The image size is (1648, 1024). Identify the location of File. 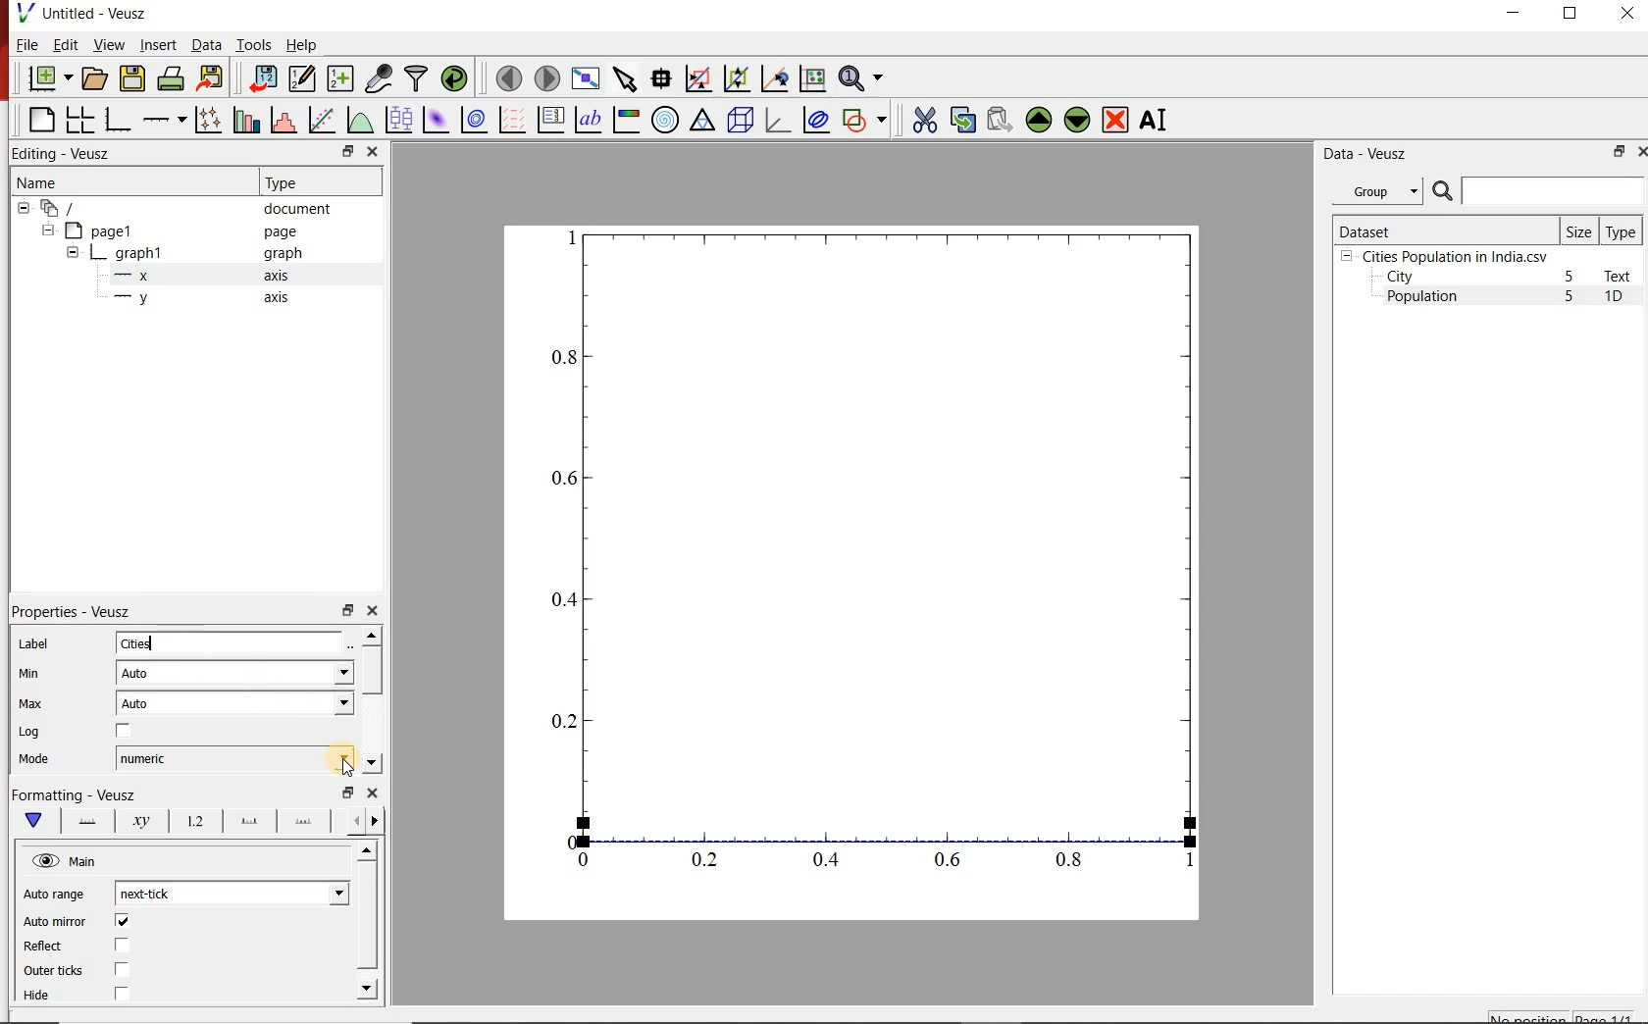
(27, 44).